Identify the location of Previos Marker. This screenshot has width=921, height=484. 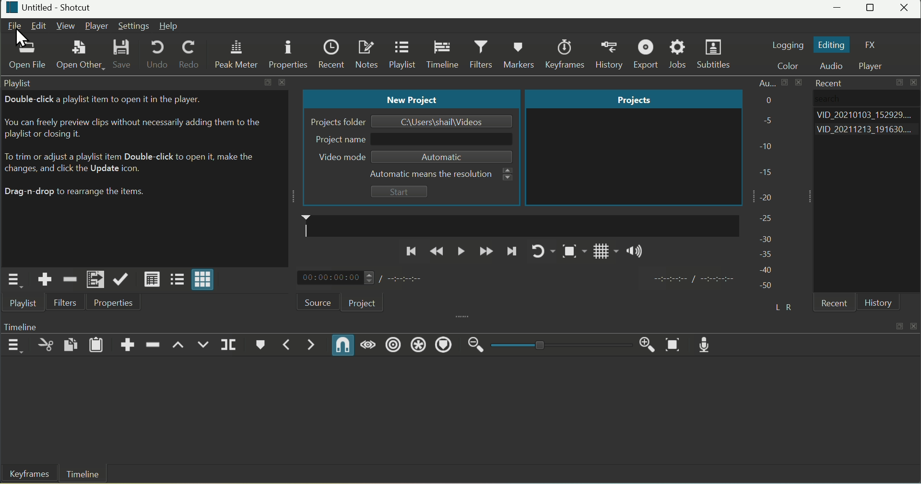
(283, 346).